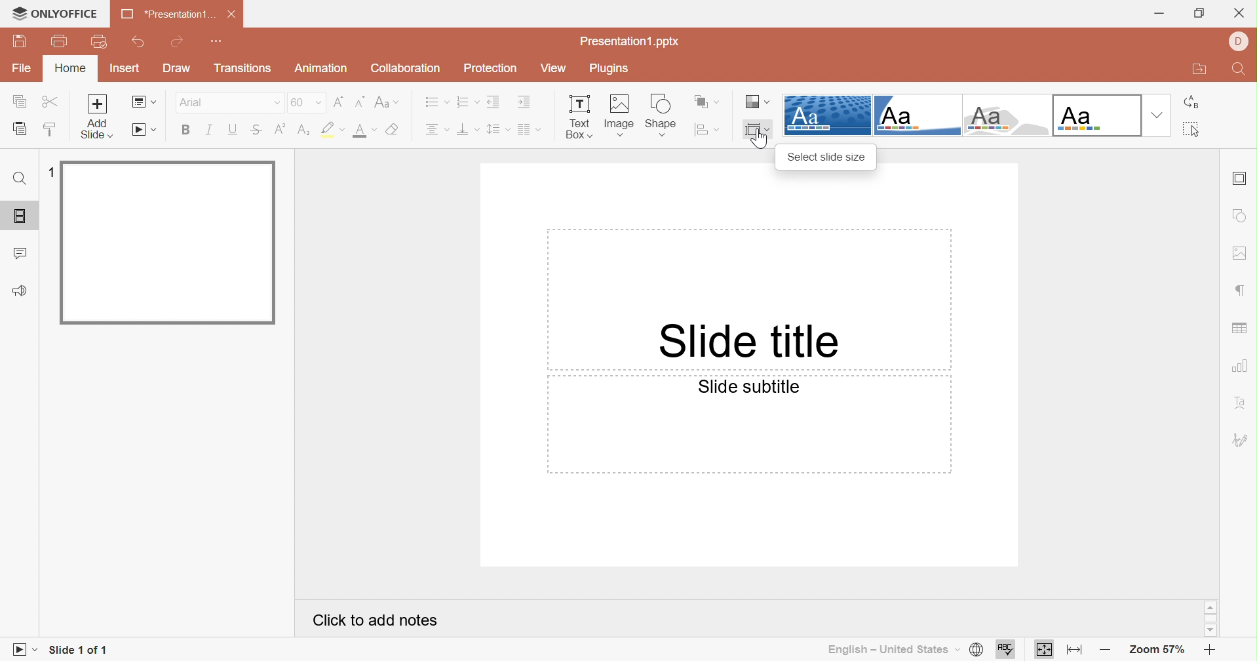 The height and width of the screenshot is (661, 1257). I want to click on Select slide size, so click(756, 130).